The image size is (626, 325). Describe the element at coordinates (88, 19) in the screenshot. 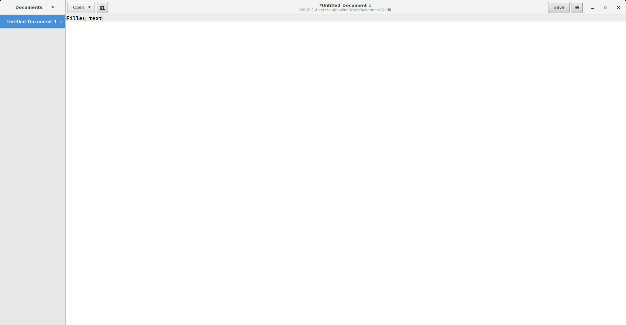

I see `Filler text` at that location.